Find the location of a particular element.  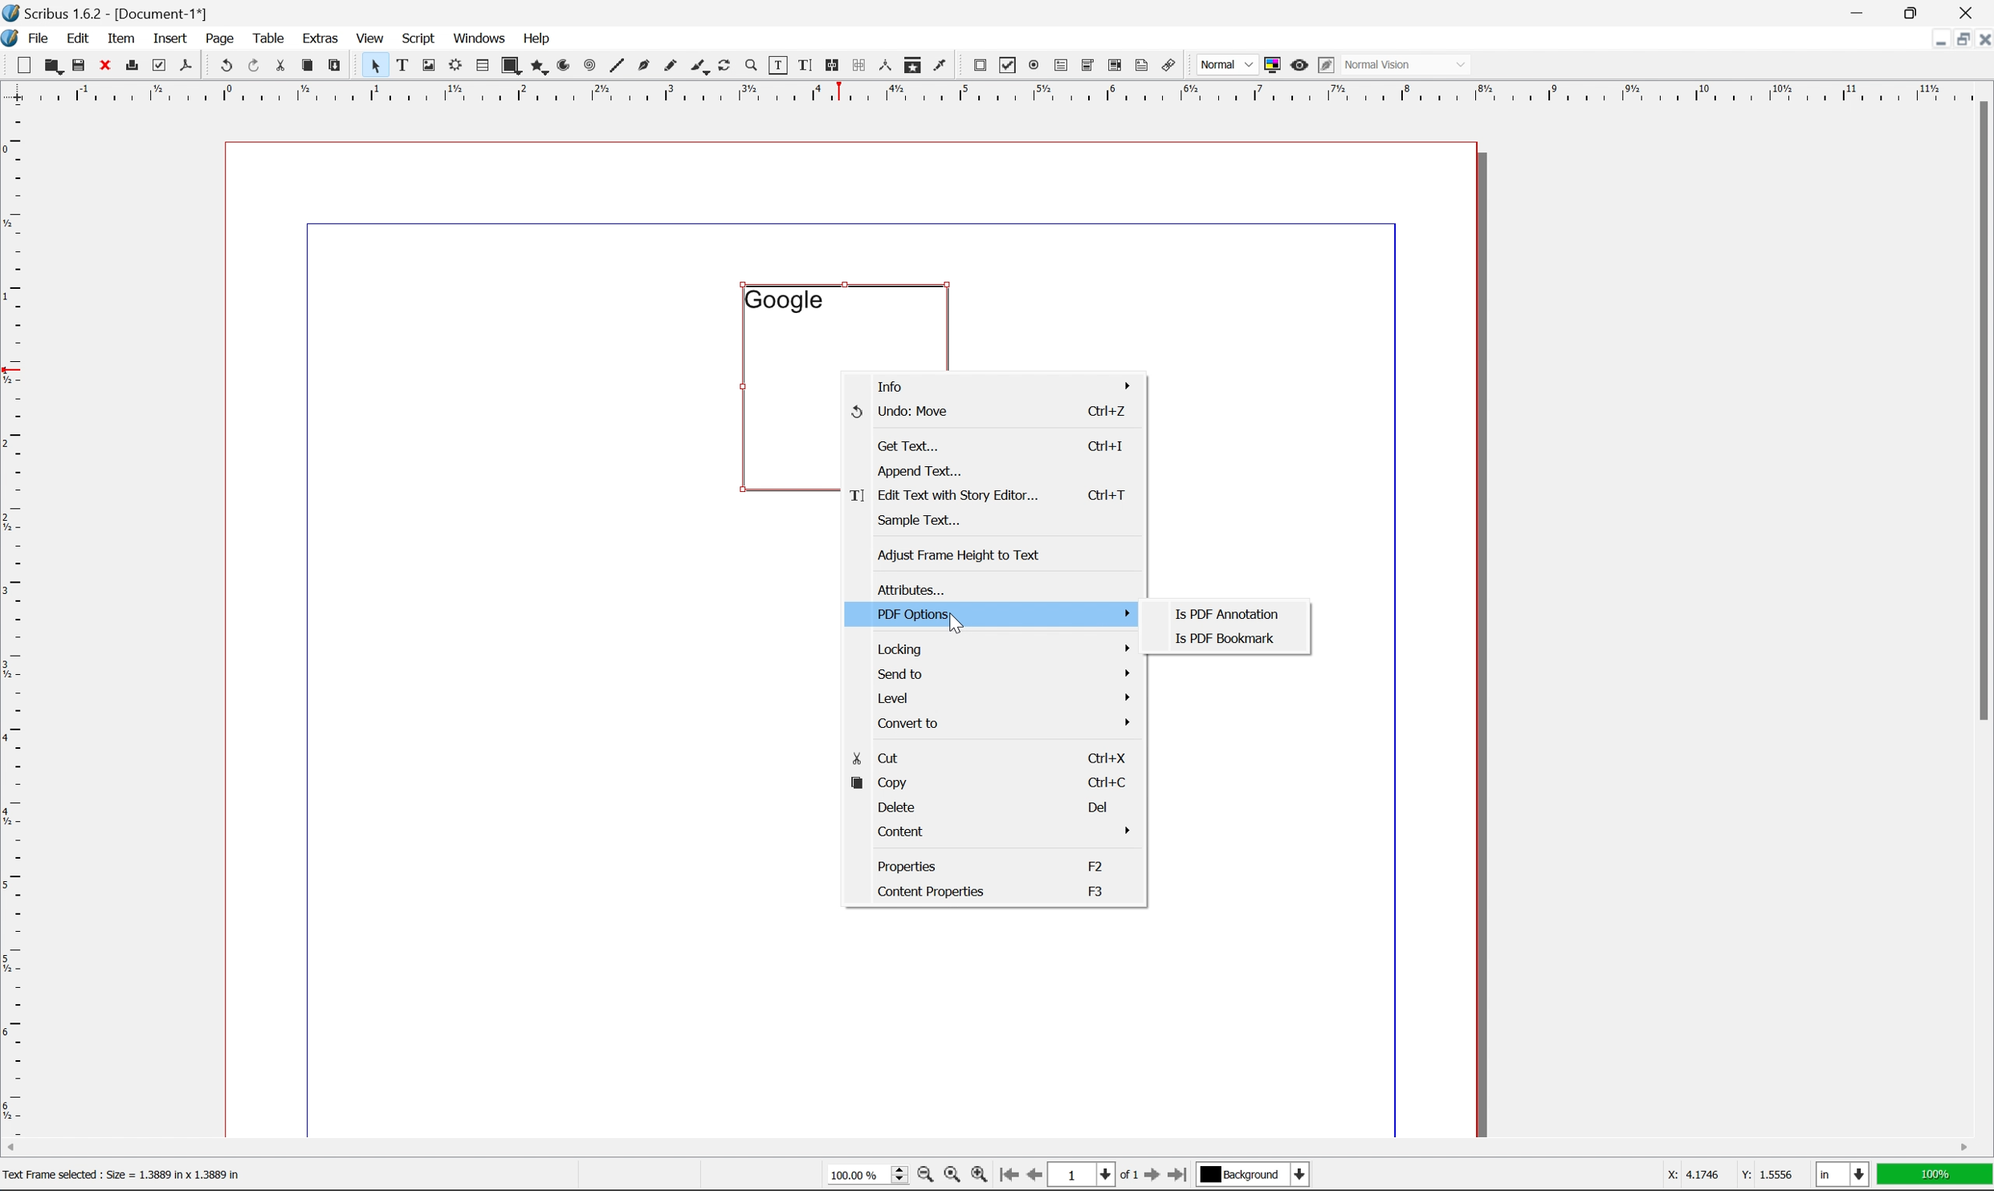

script is located at coordinates (418, 39).